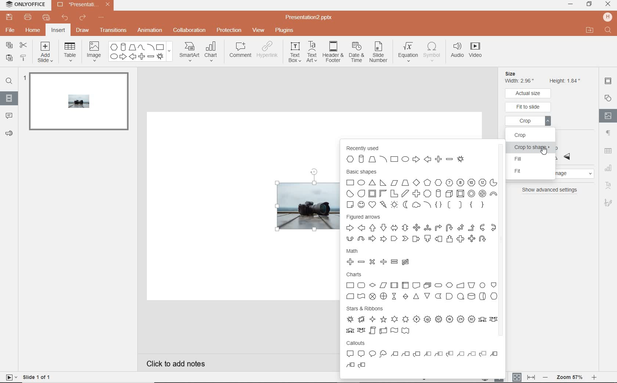 This screenshot has height=383, width=617. What do you see at coordinates (284, 30) in the screenshot?
I see `plugins` at bounding box center [284, 30].